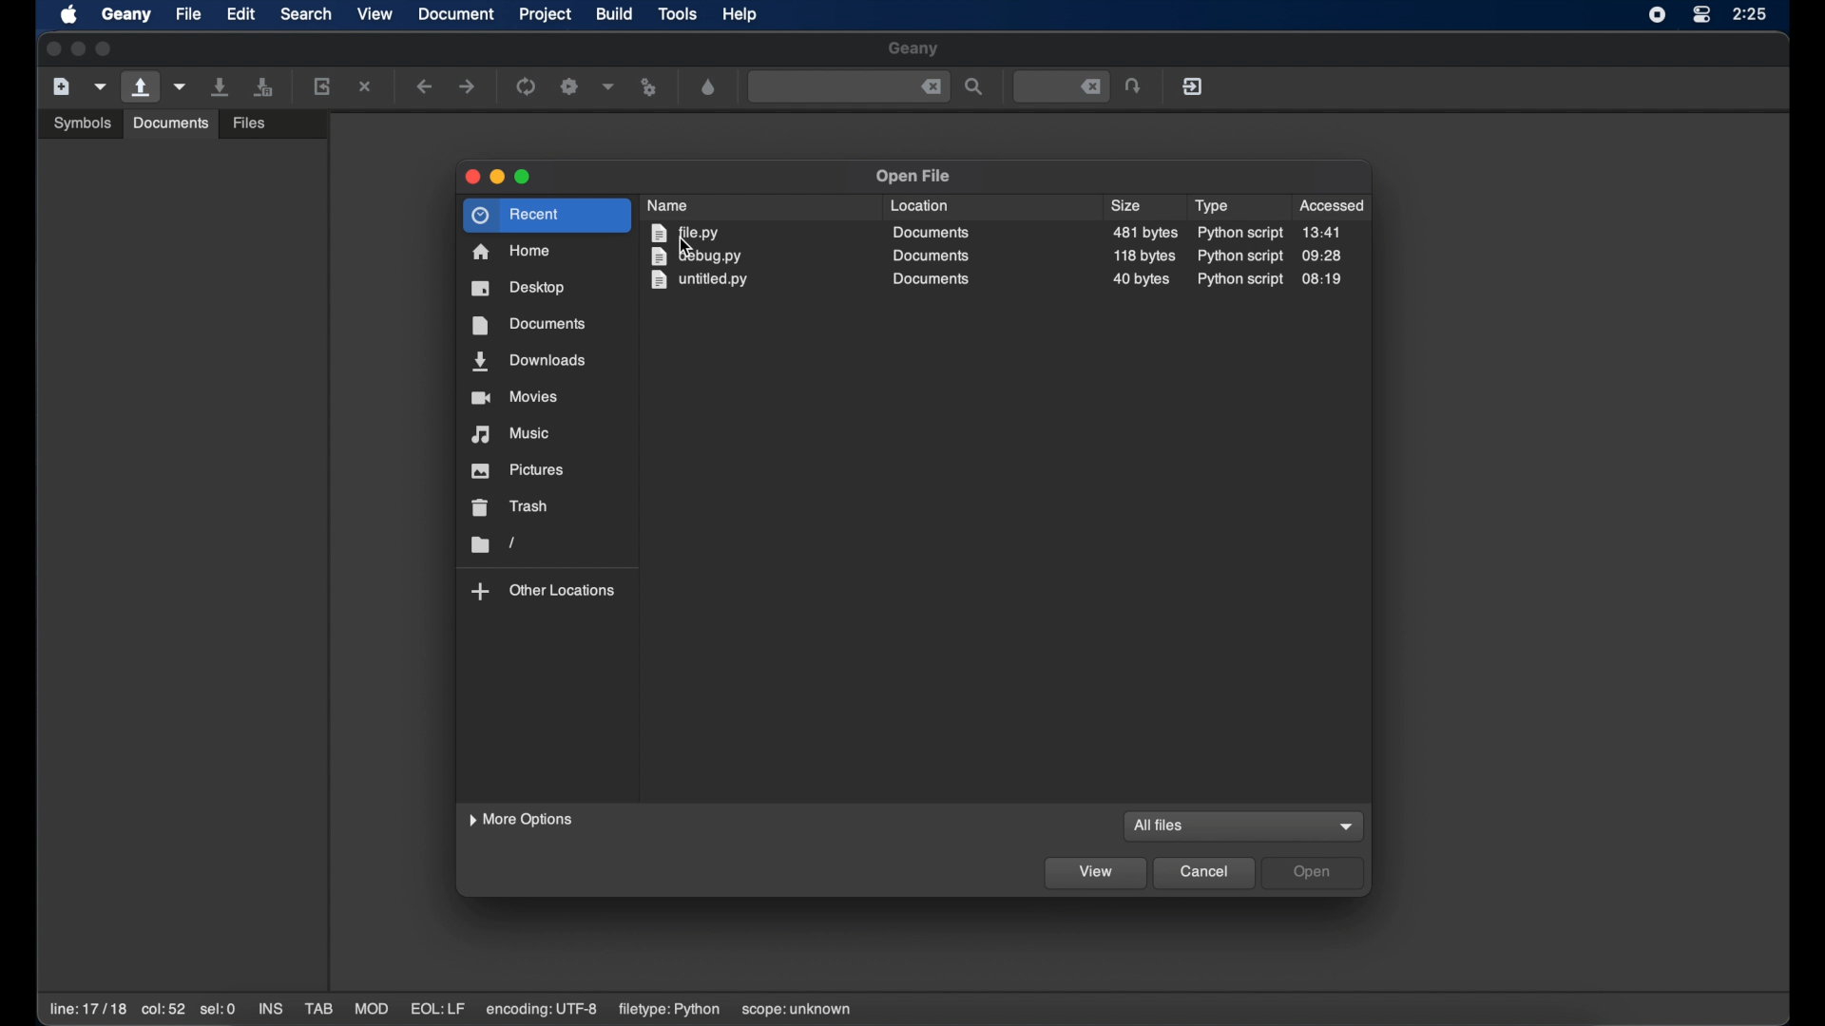  What do you see at coordinates (171, 125) in the screenshot?
I see `` at bounding box center [171, 125].